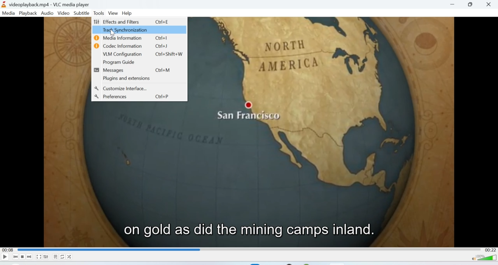  I want to click on Close, so click(489, 4).